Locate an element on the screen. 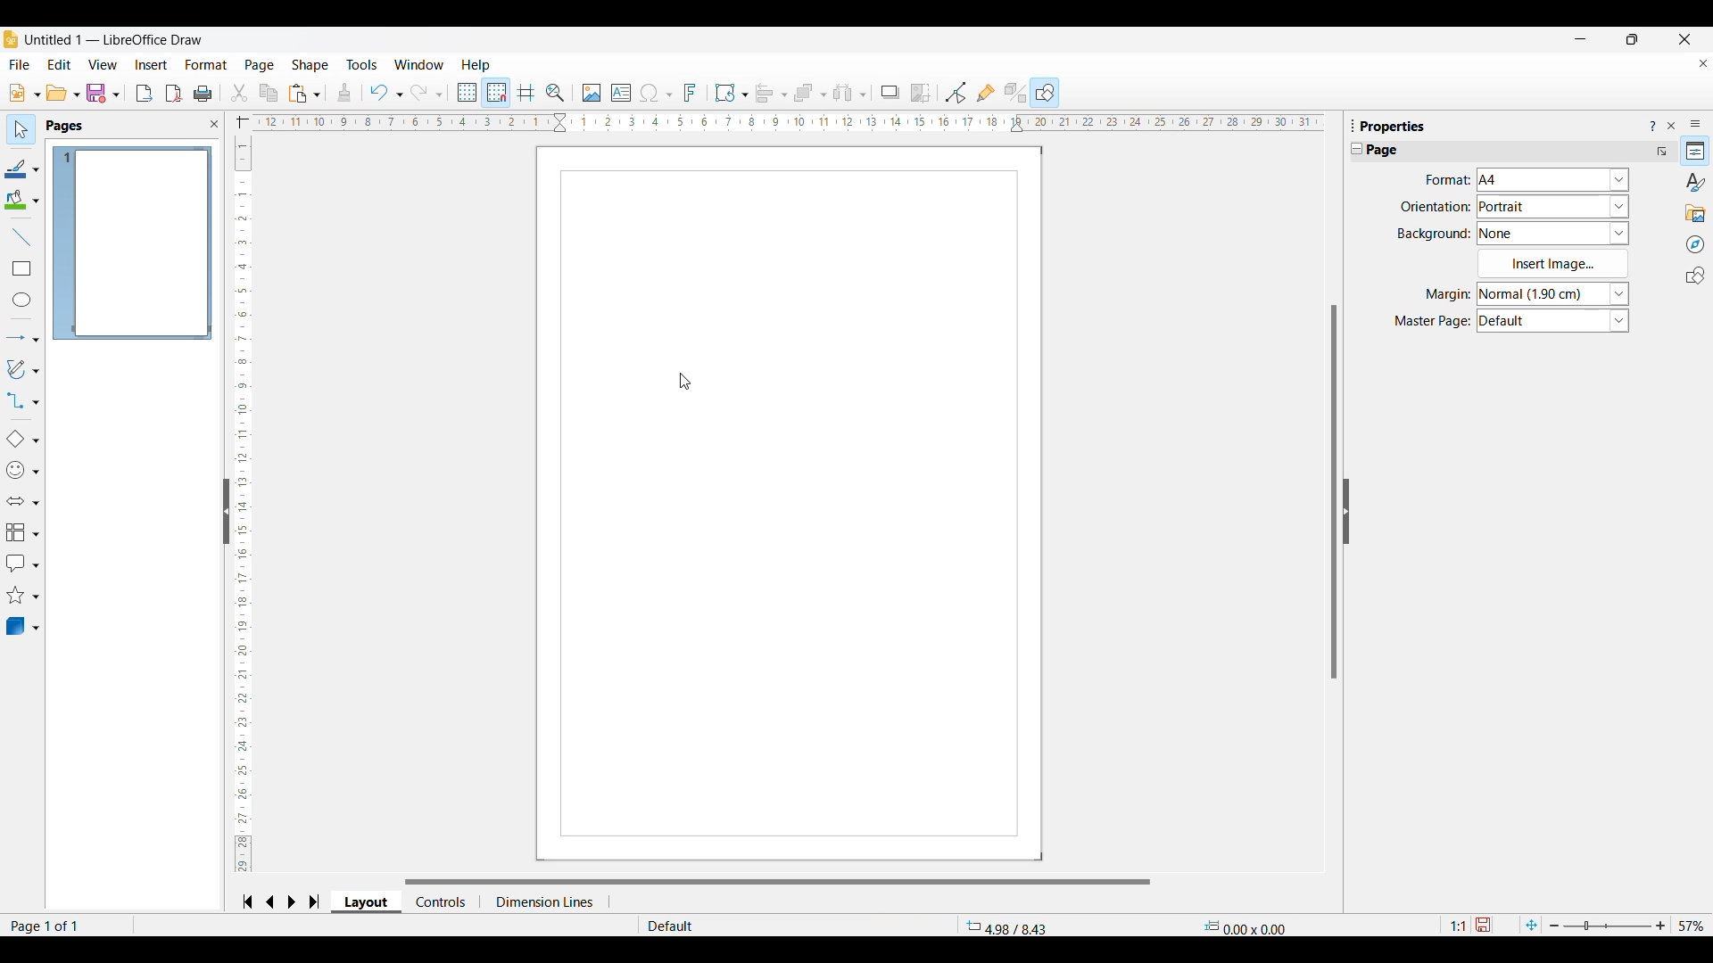  Navigator is located at coordinates (1695, 244).